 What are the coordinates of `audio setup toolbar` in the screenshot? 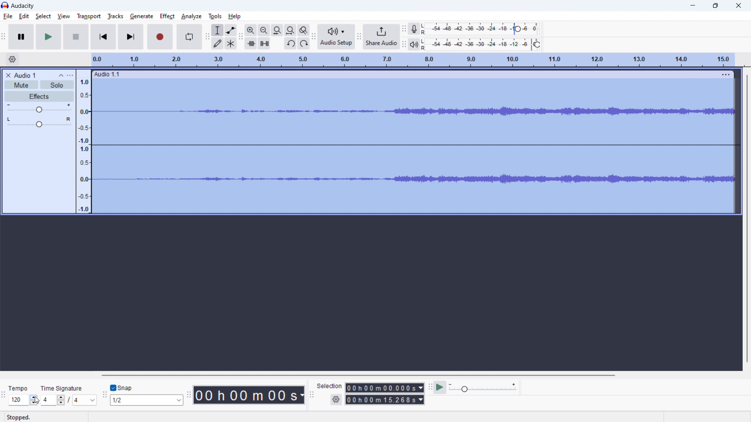 It's located at (313, 36).